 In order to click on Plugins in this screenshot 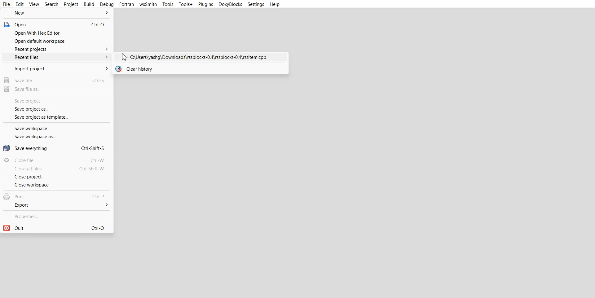, I will do `click(205, 4)`.